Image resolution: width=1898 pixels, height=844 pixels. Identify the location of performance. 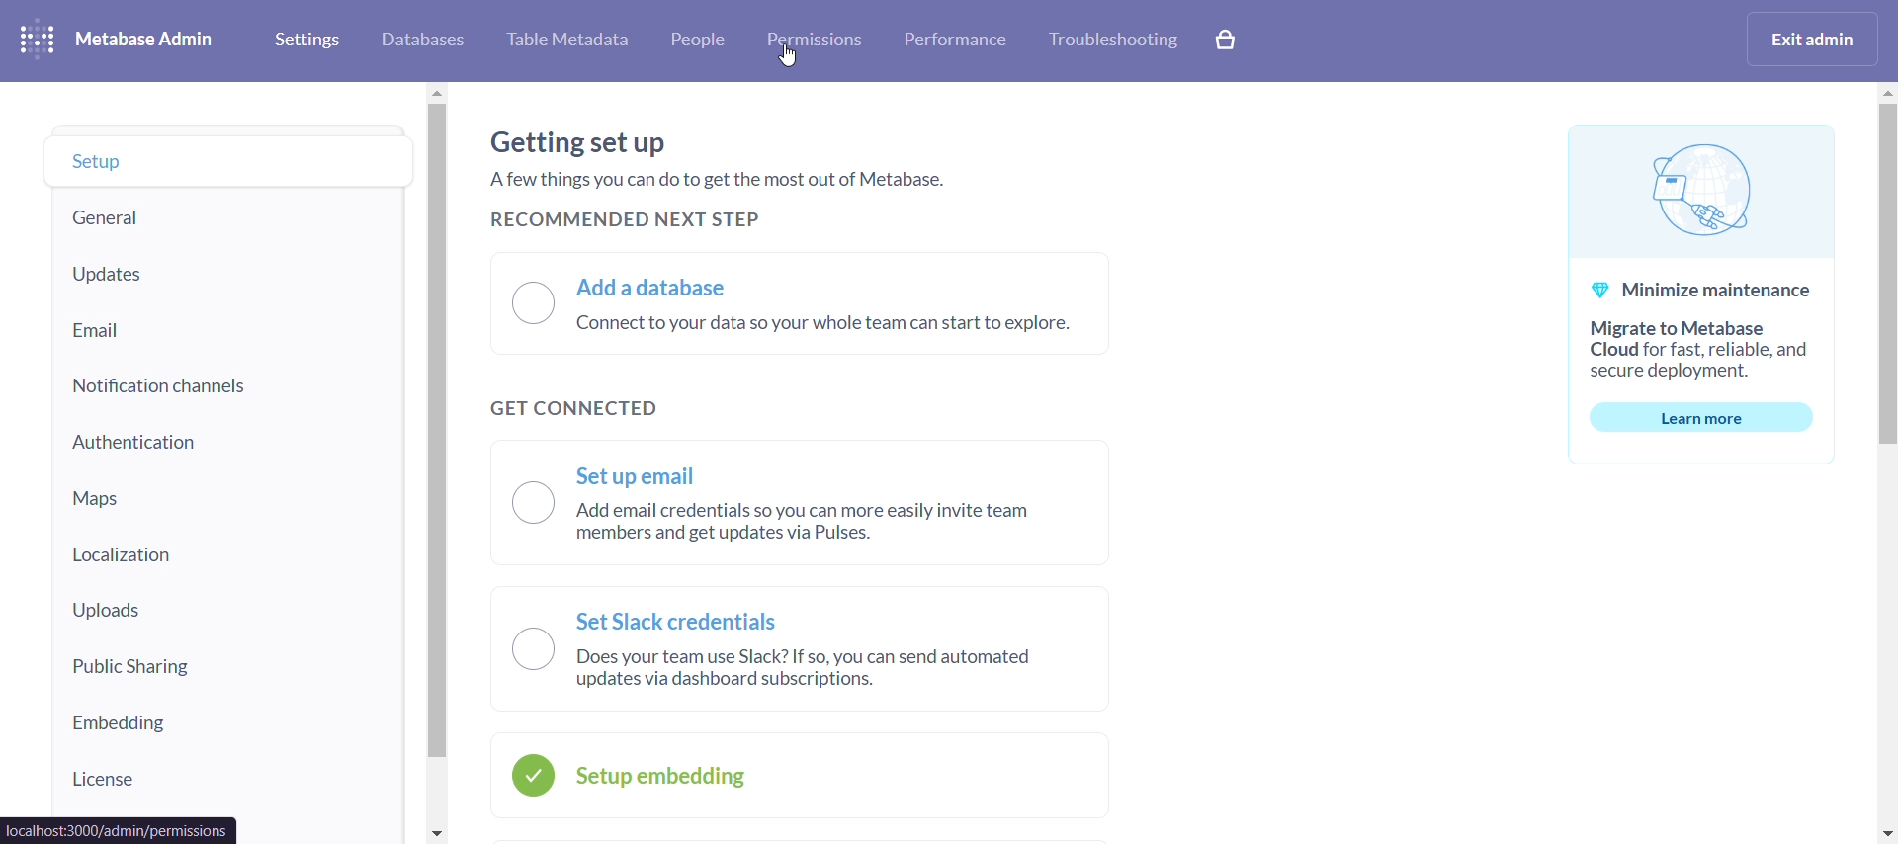
(962, 43).